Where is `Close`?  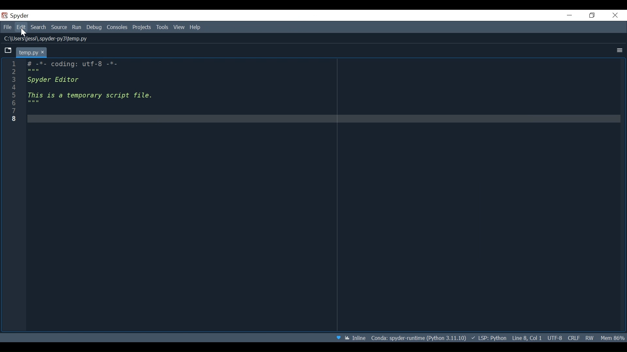 Close is located at coordinates (616, 15).